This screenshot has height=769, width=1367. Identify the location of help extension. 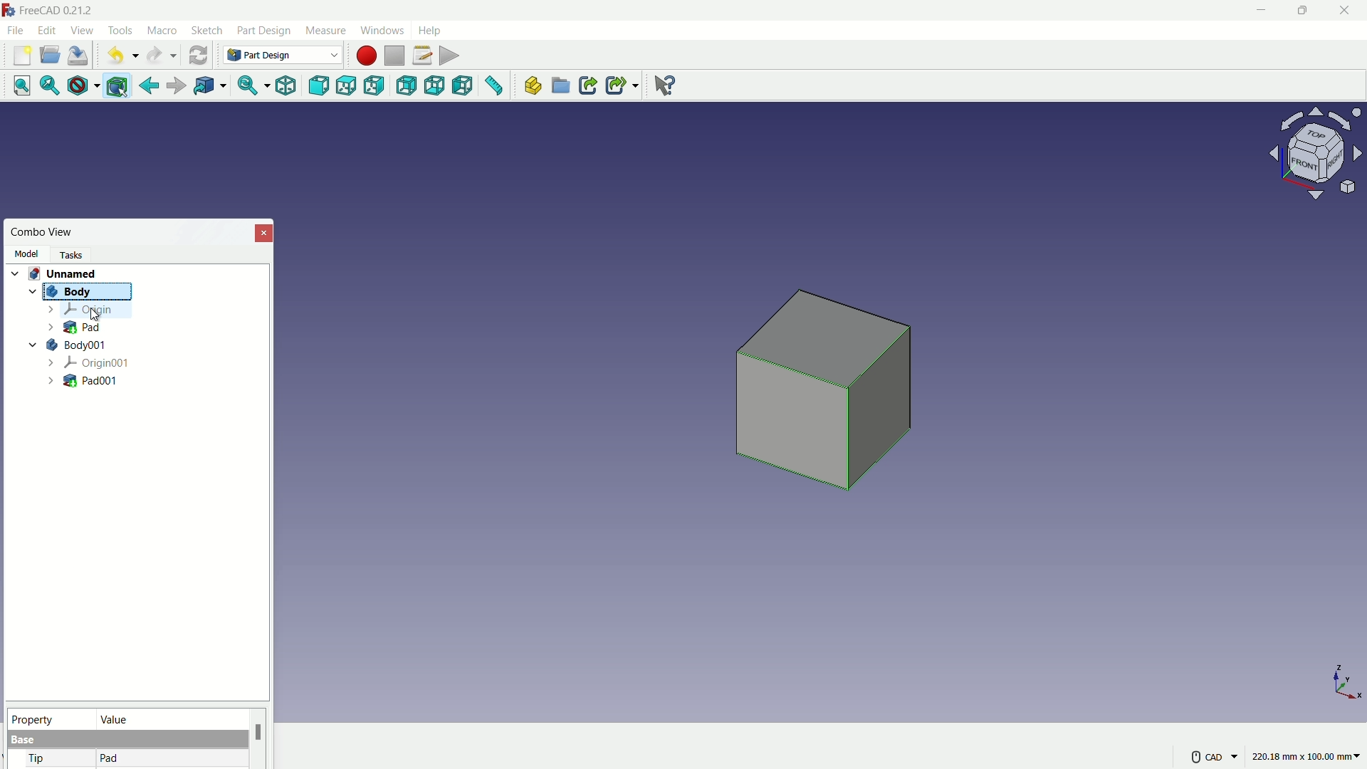
(661, 84).